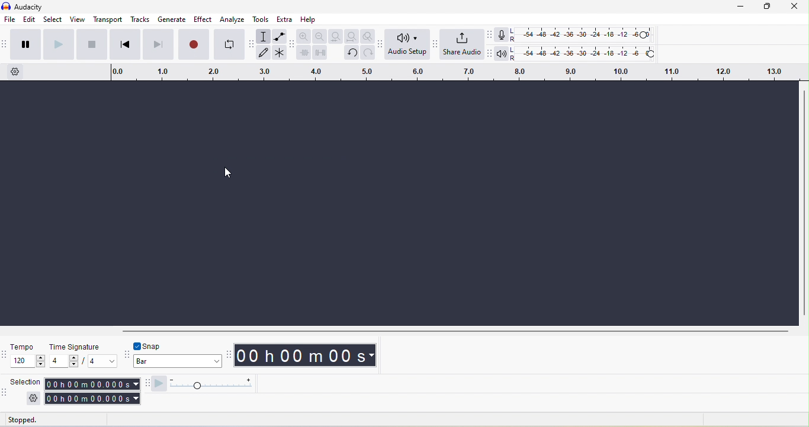 The image size is (809, 427). What do you see at coordinates (280, 36) in the screenshot?
I see `envelop tool` at bounding box center [280, 36].